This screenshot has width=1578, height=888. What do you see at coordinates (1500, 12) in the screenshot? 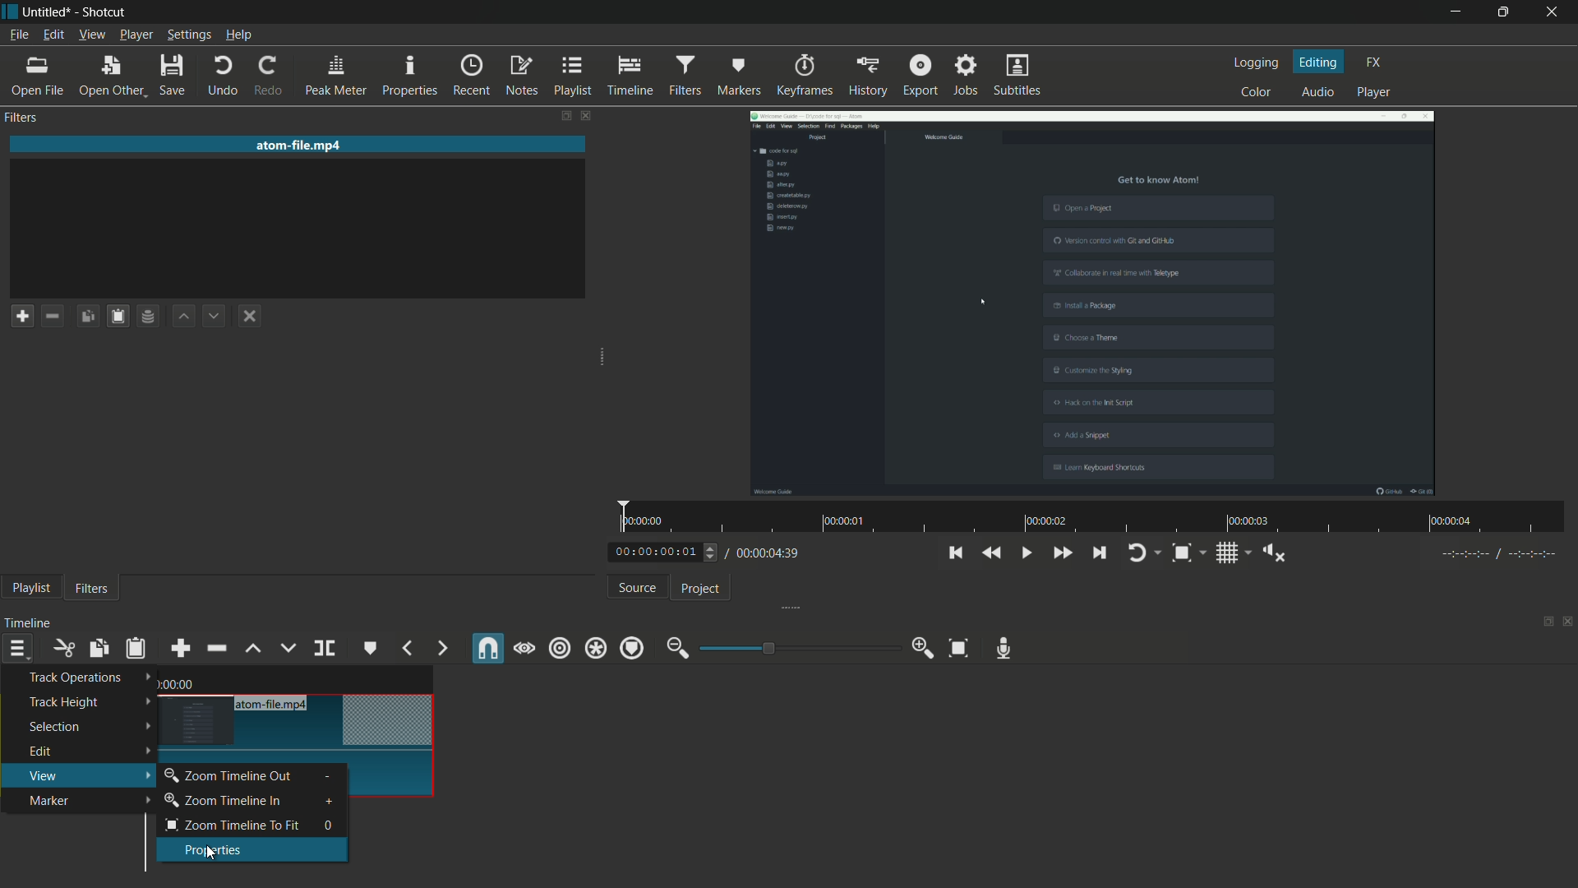
I see `maximize` at bounding box center [1500, 12].